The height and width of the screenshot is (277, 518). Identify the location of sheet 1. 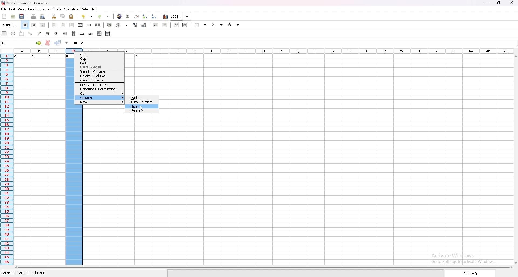
(8, 273).